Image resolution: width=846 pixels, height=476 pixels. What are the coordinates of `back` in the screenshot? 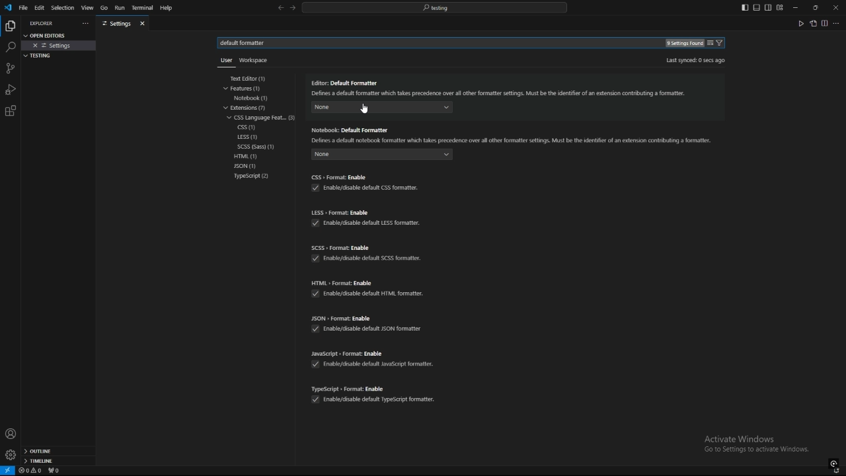 It's located at (280, 8).